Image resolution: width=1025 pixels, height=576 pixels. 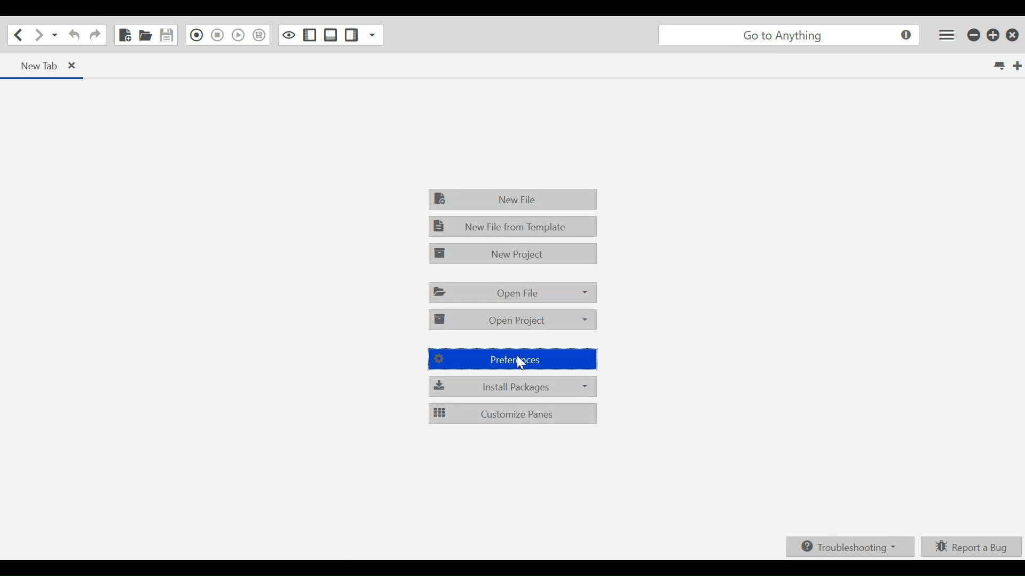 I want to click on close, so click(x=74, y=66).